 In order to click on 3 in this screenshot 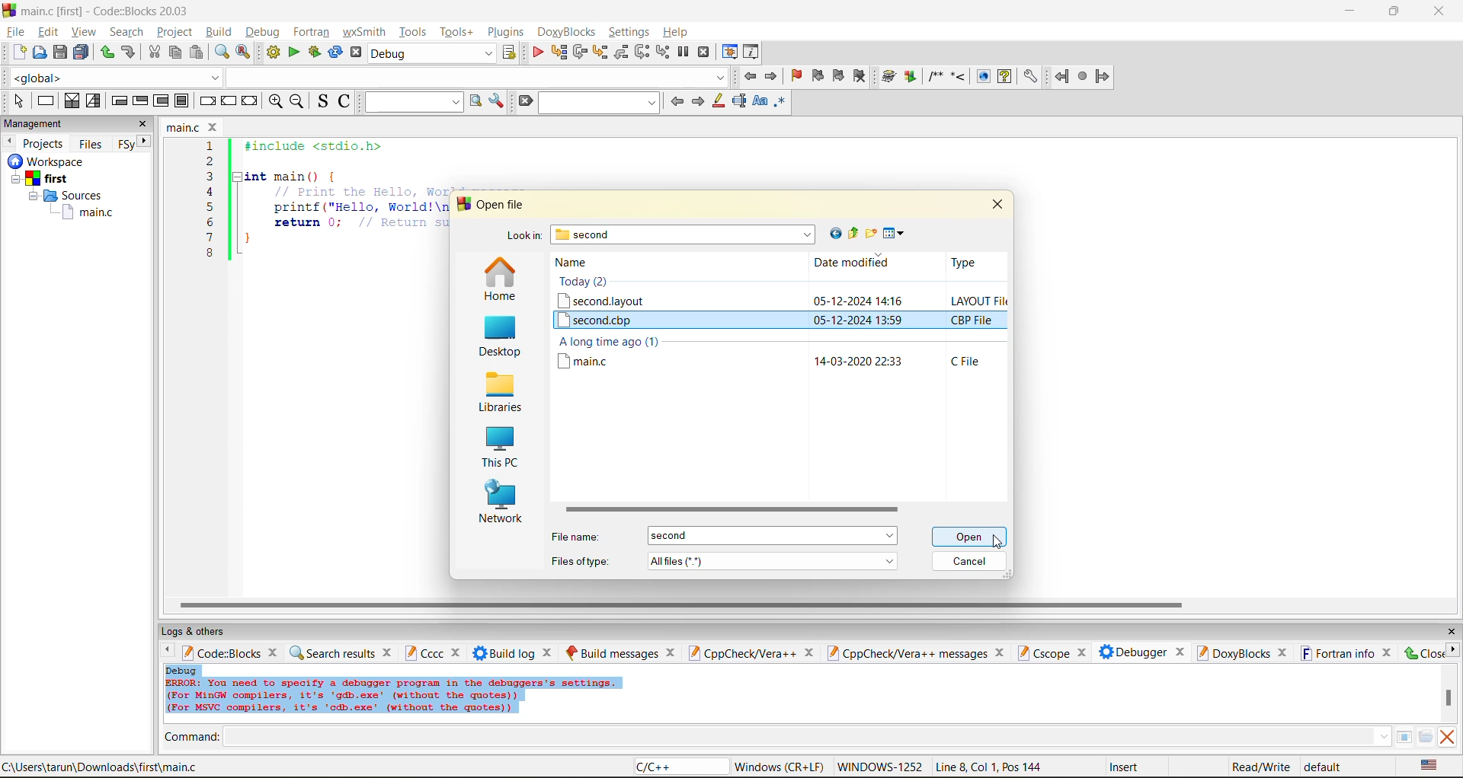, I will do `click(210, 176)`.